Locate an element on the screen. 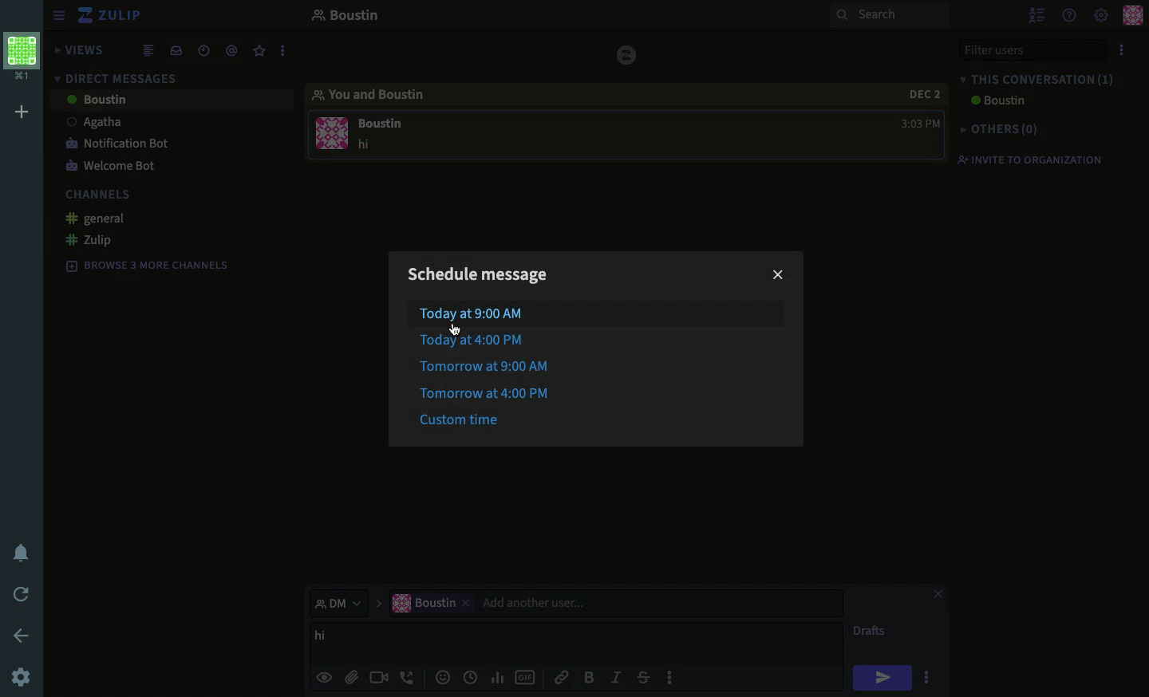  custom time is located at coordinates (456, 419).